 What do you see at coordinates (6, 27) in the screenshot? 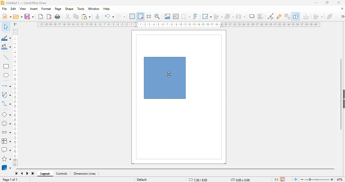
I see `select` at bounding box center [6, 27].